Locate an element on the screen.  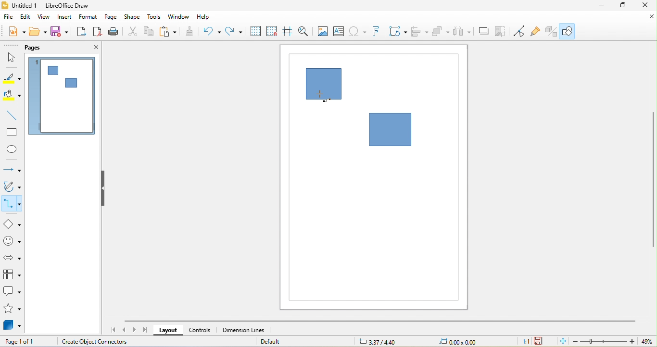
rectangle is located at coordinates (11, 131).